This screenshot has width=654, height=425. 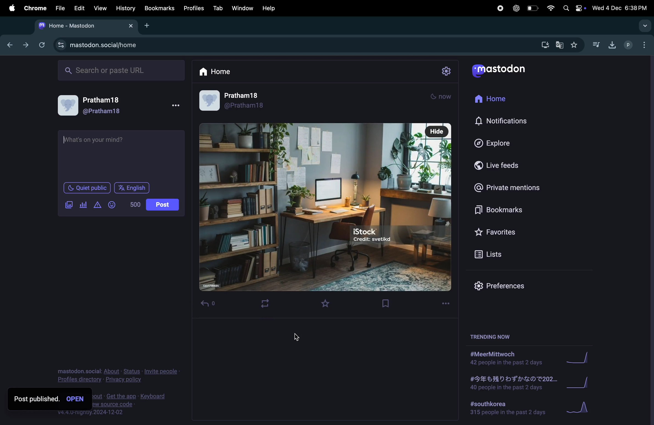 I want to click on tet box, so click(x=121, y=156).